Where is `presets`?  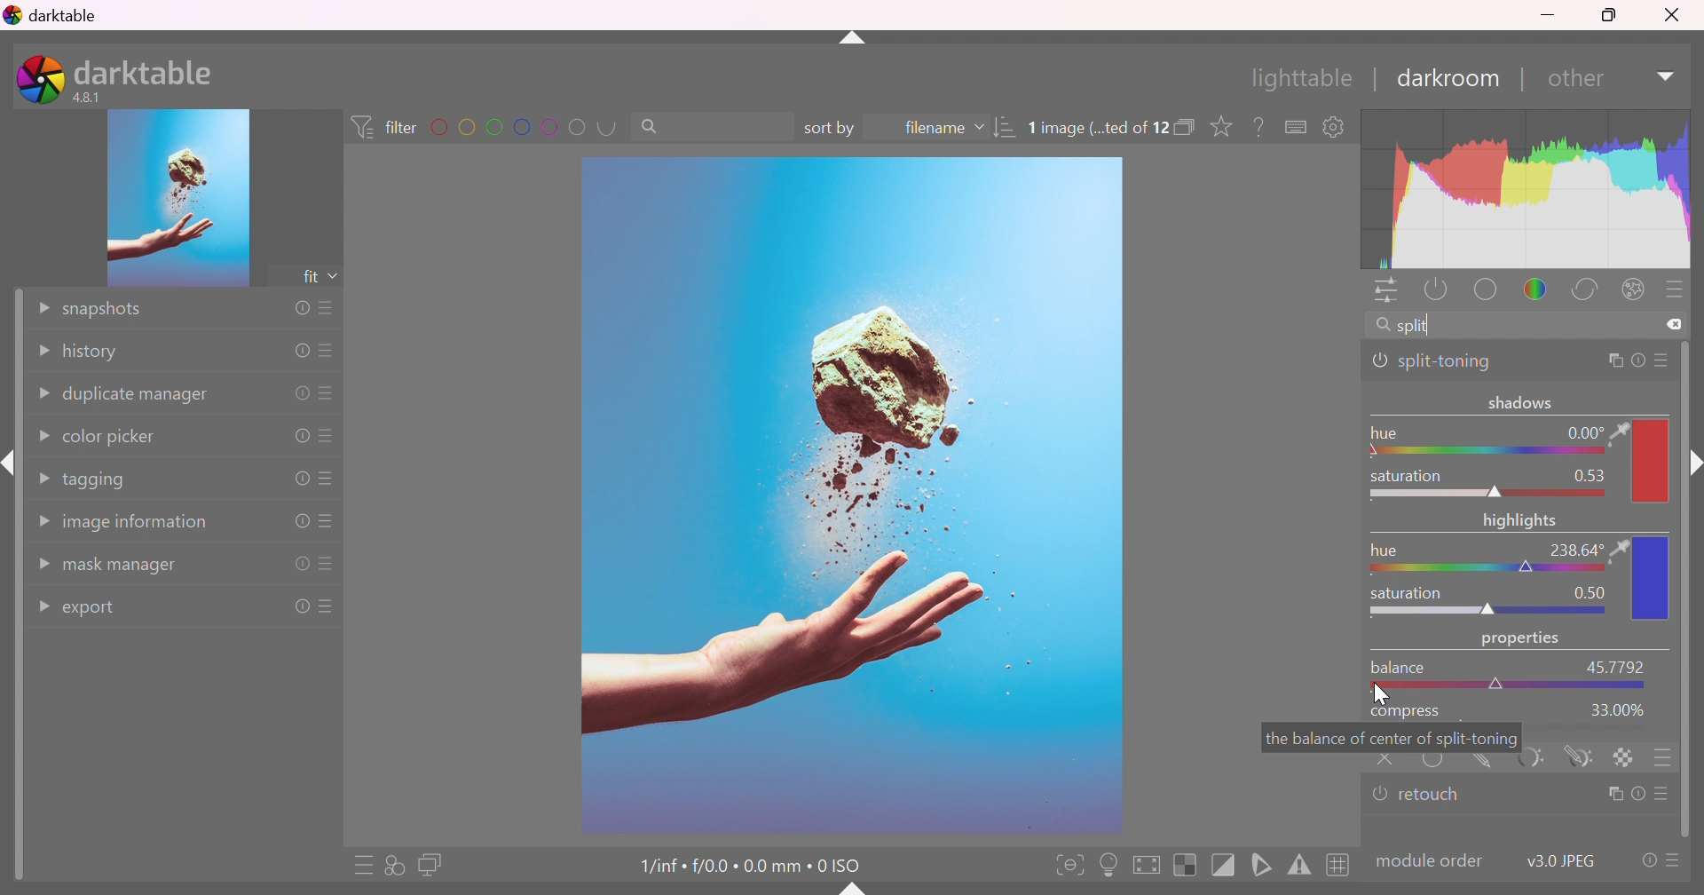 presets is located at coordinates (329, 608).